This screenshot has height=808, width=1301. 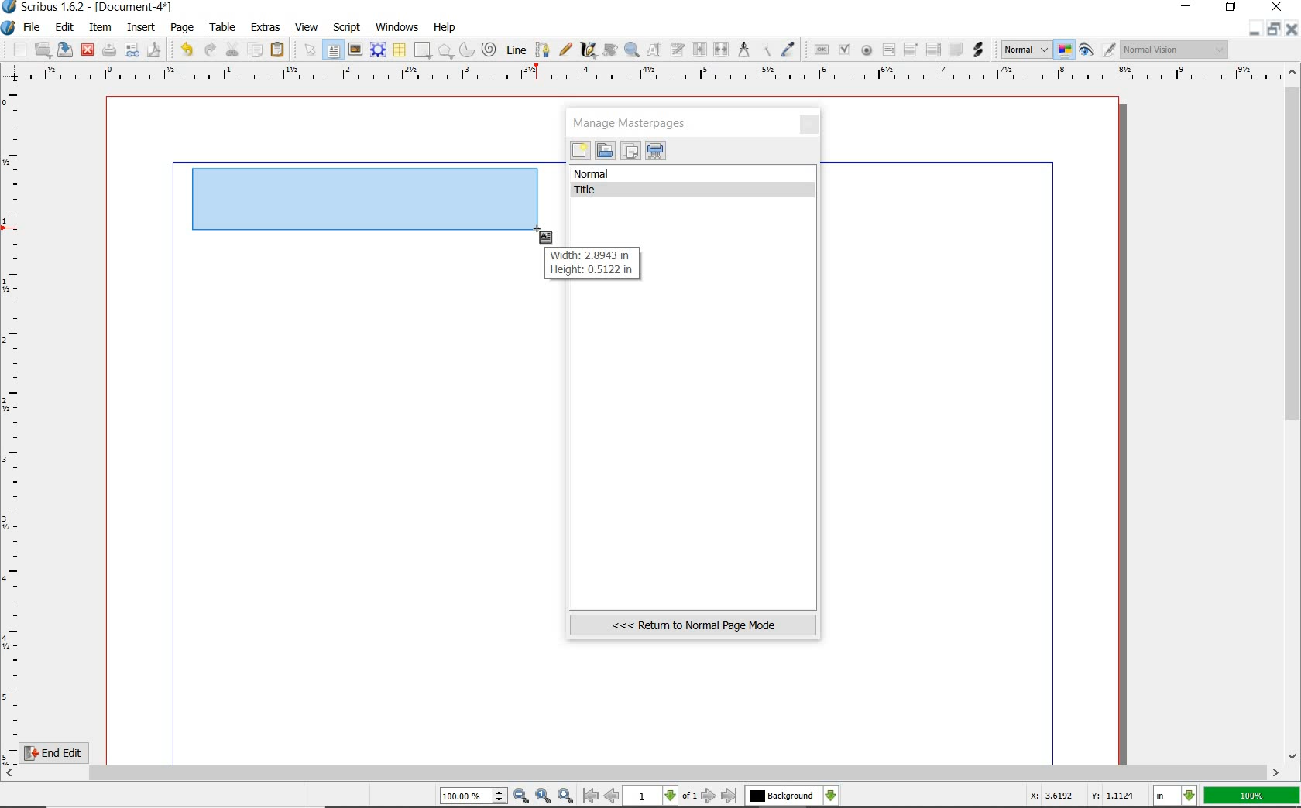 What do you see at coordinates (489, 50) in the screenshot?
I see `spiral` at bounding box center [489, 50].